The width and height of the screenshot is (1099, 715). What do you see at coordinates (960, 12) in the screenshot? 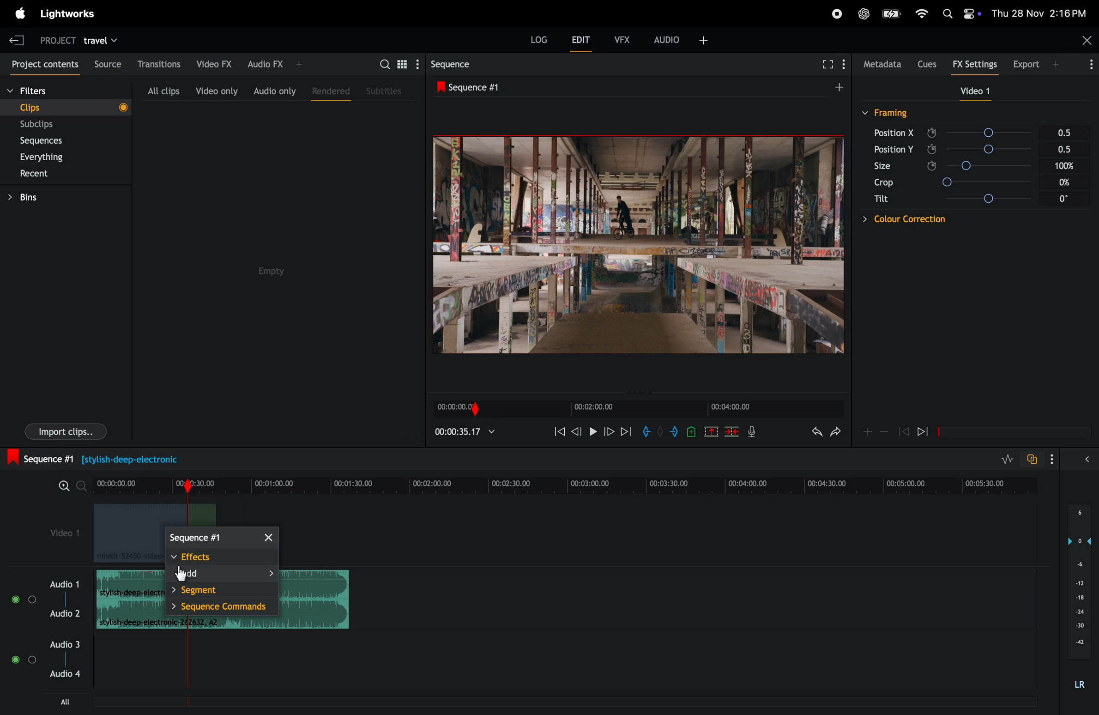
I see `apple widgets` at bounding box center [960, 12].